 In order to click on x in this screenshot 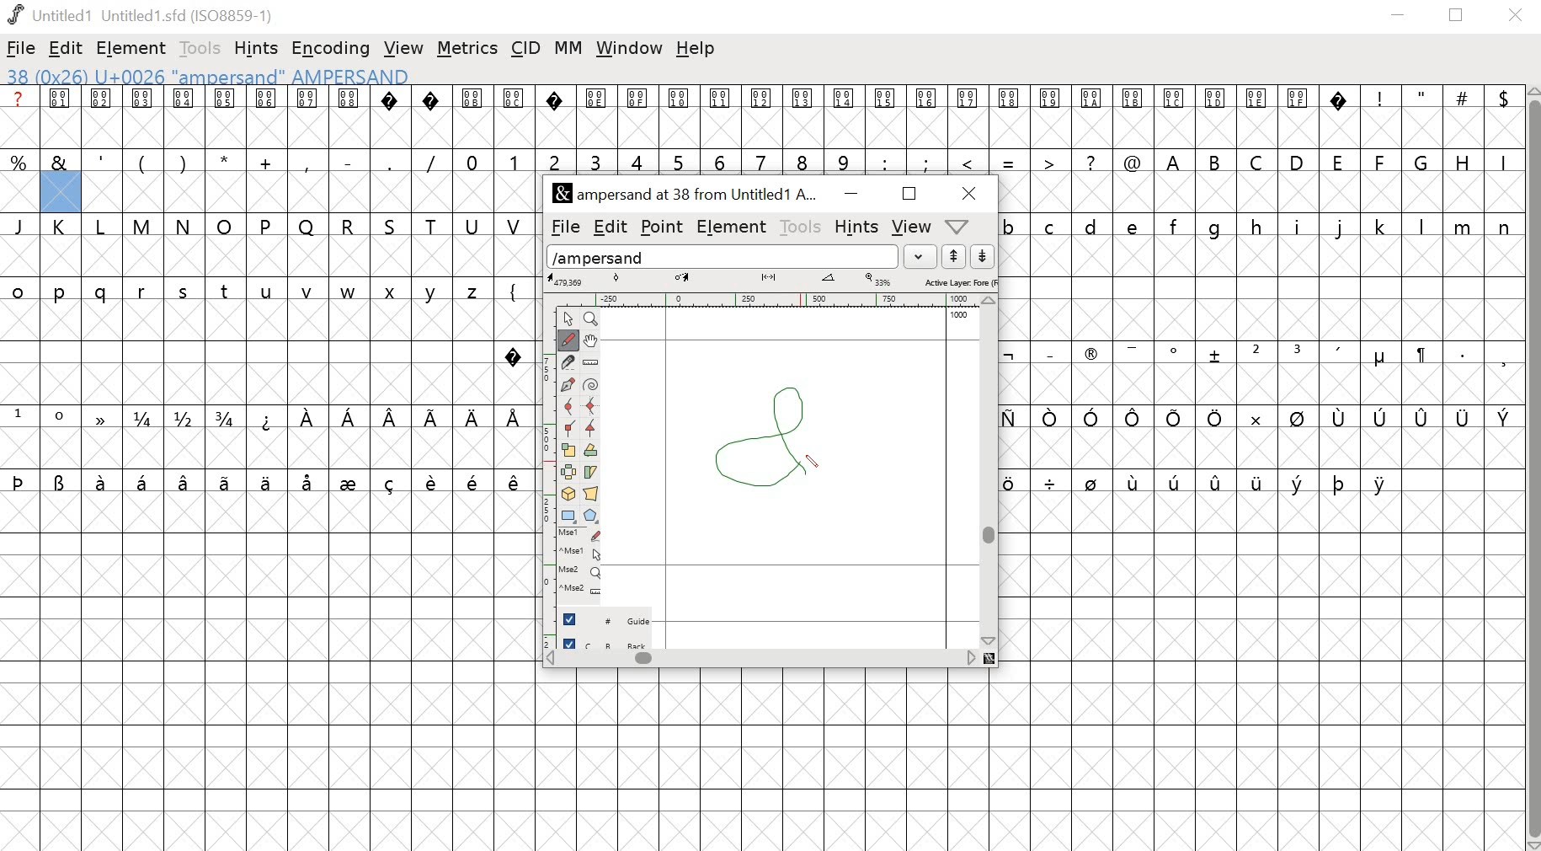, I will do `click(395, 292)`.